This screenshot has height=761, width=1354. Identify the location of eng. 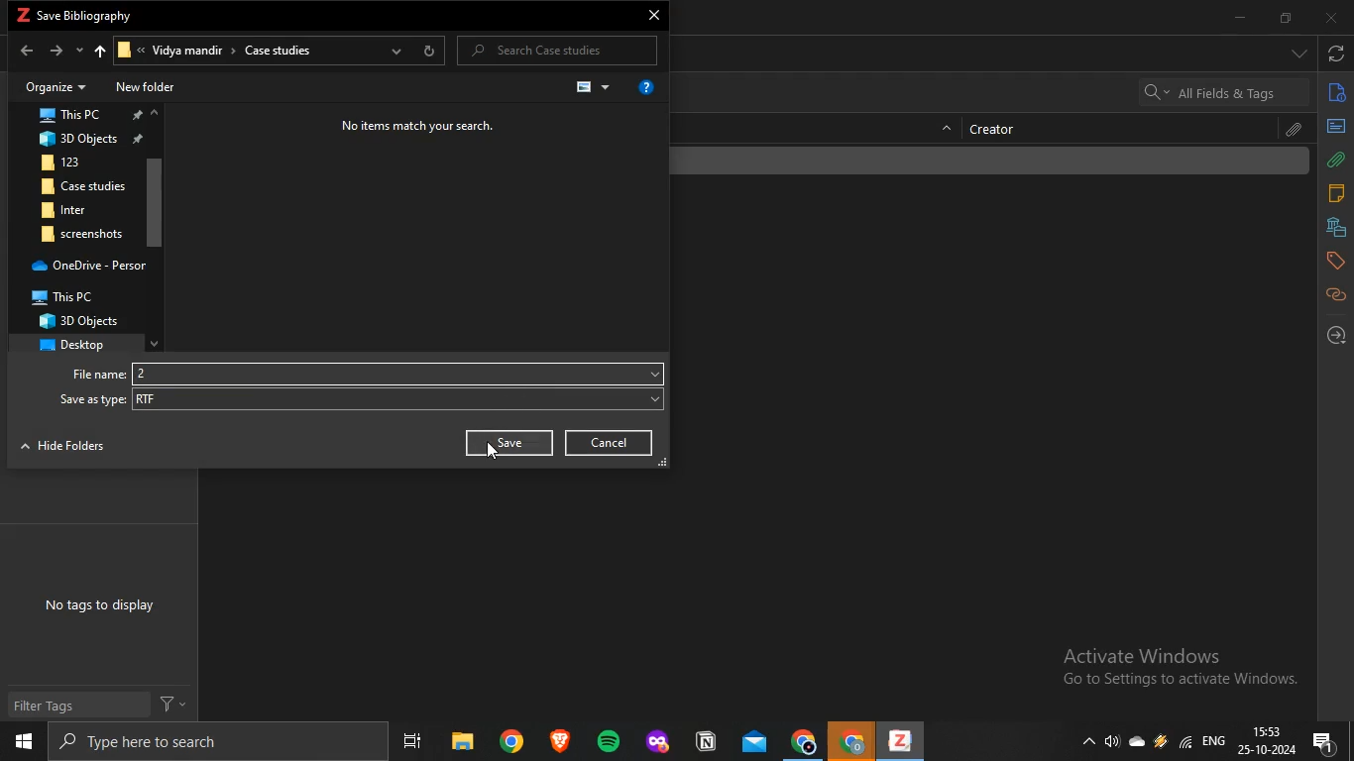
(1216, 738).